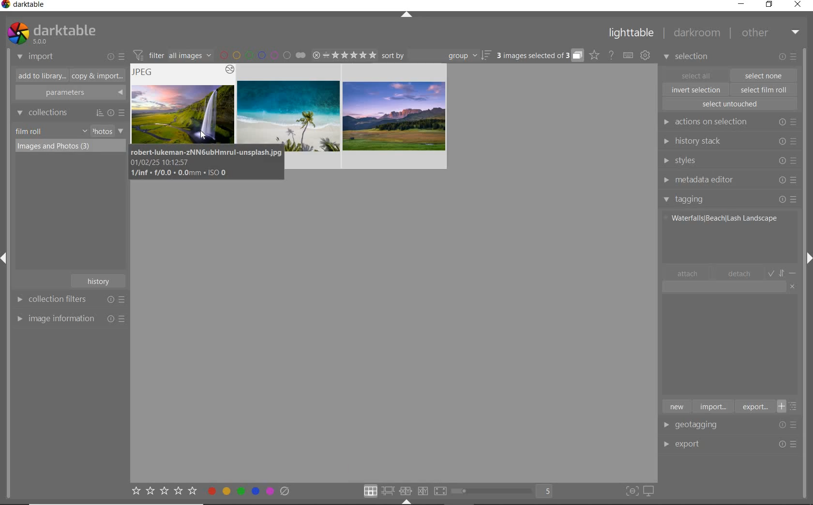  I want to click on toggle color label of selected images, so click(249, 490).